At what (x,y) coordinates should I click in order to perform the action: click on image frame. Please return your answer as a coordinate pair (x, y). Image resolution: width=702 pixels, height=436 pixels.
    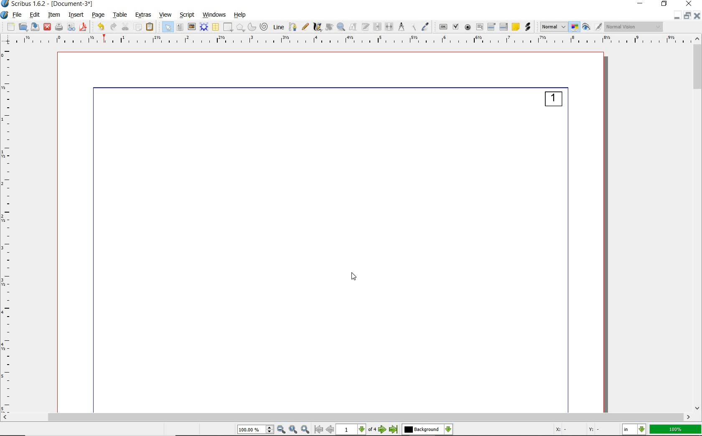
    Looking at the image, I should click on (191, 26).